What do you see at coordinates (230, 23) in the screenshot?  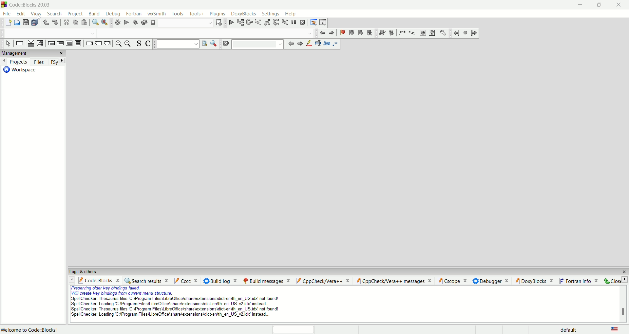 I see `debug` at bounding box center [230, 23].